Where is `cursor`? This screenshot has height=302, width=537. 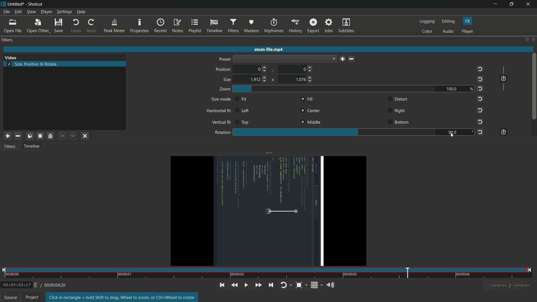 cursor is located at coordinates (453, 137).